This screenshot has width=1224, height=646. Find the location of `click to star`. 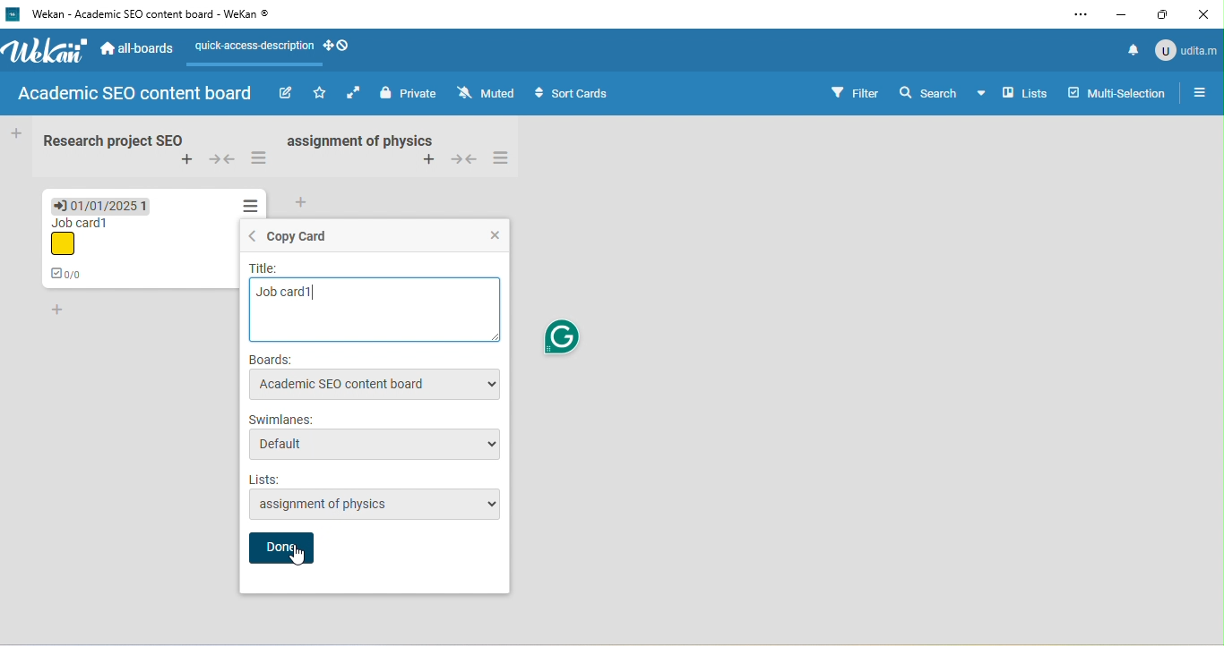

click to star is located at coordinates (320, 94).